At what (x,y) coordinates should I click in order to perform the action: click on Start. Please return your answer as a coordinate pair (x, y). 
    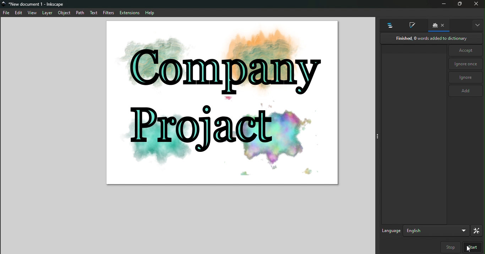
    Looking at the image, I should click on (473, 247).